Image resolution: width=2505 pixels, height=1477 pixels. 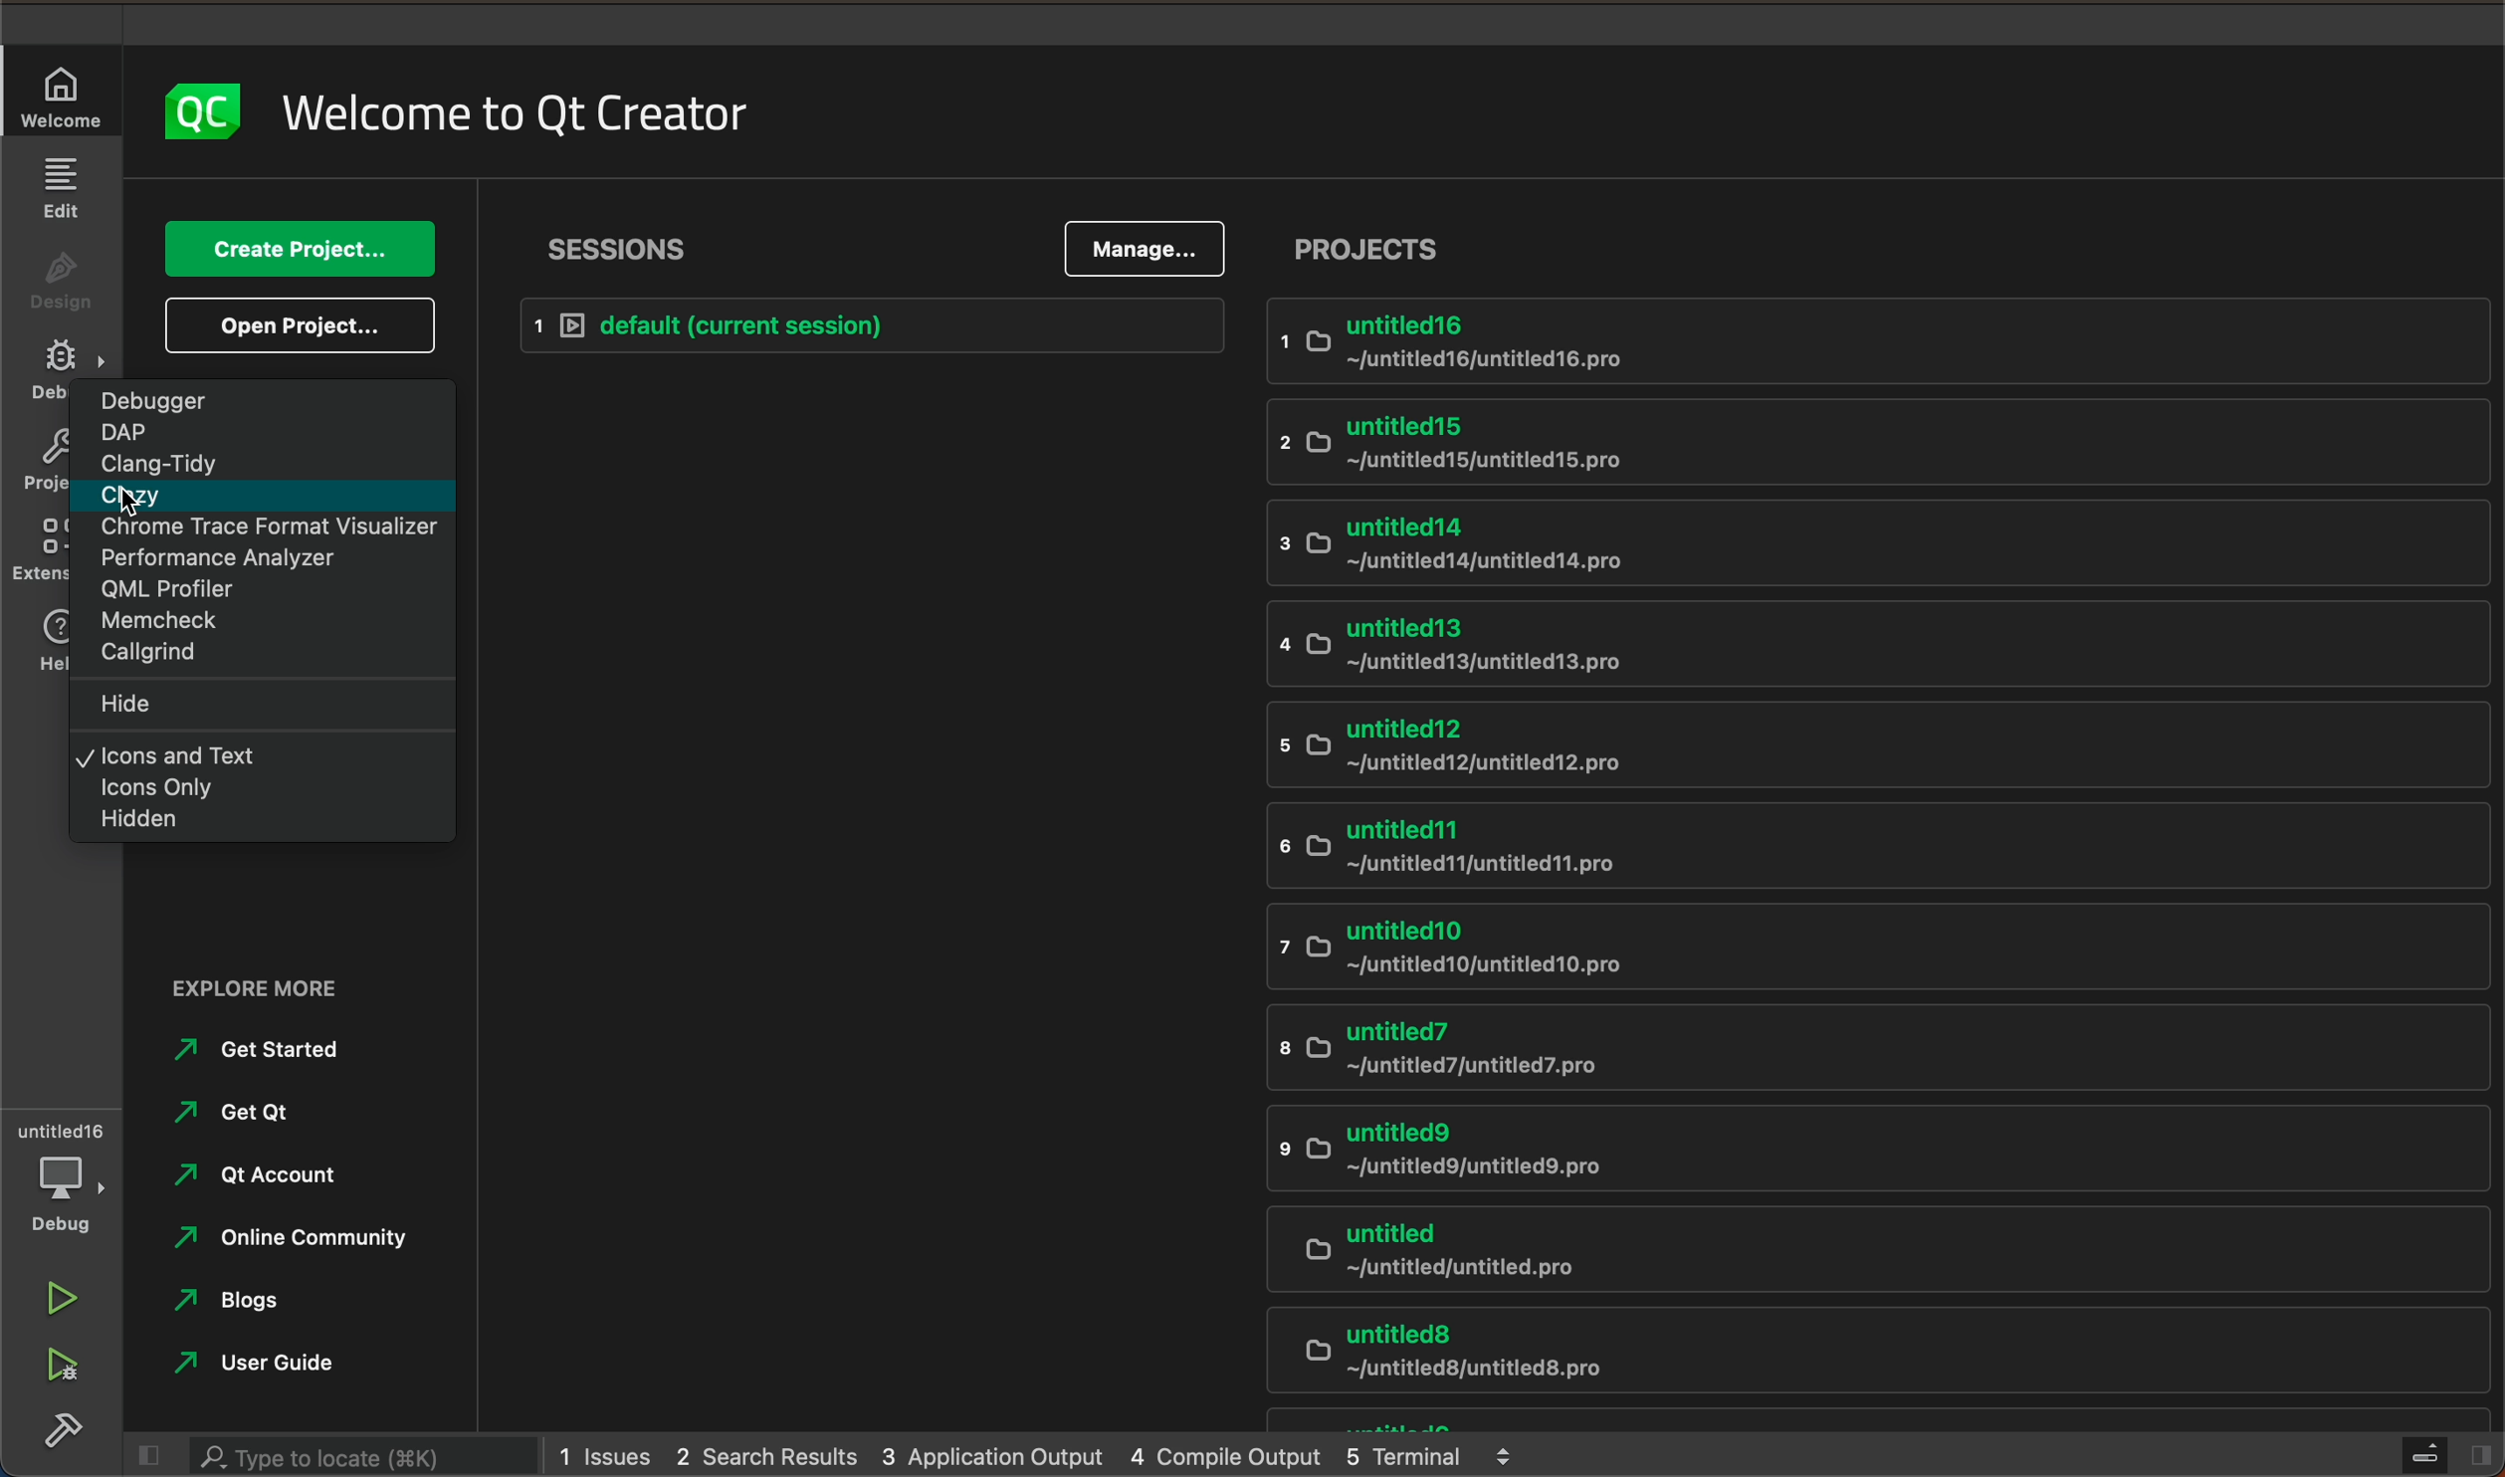 What do you see at coordinates (264, 497) in the screenshot?
I see `clazy` at bounding box center [264, 497].